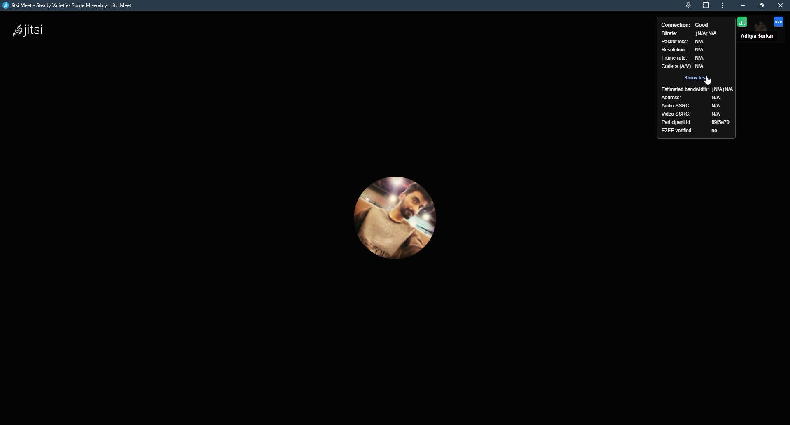  I want to click on microphone, so click(683, 5).